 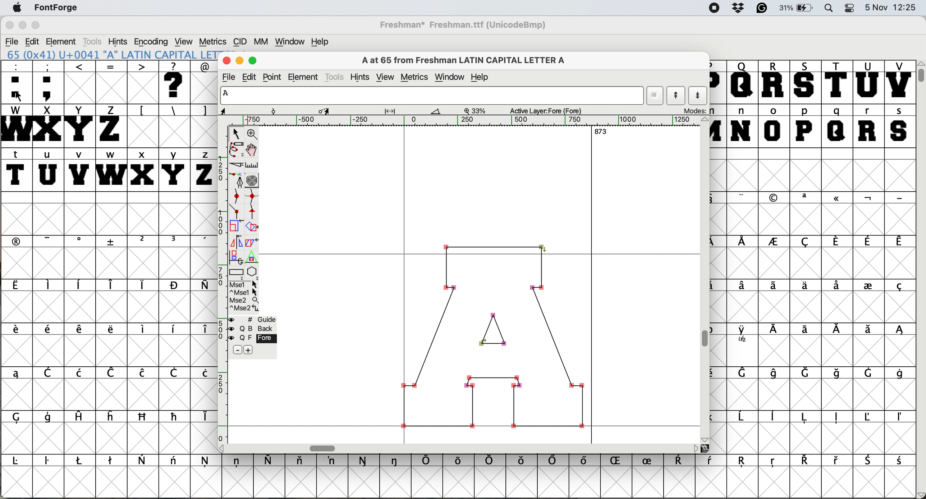 I want to click on symbol, so click(x=82, y=330).